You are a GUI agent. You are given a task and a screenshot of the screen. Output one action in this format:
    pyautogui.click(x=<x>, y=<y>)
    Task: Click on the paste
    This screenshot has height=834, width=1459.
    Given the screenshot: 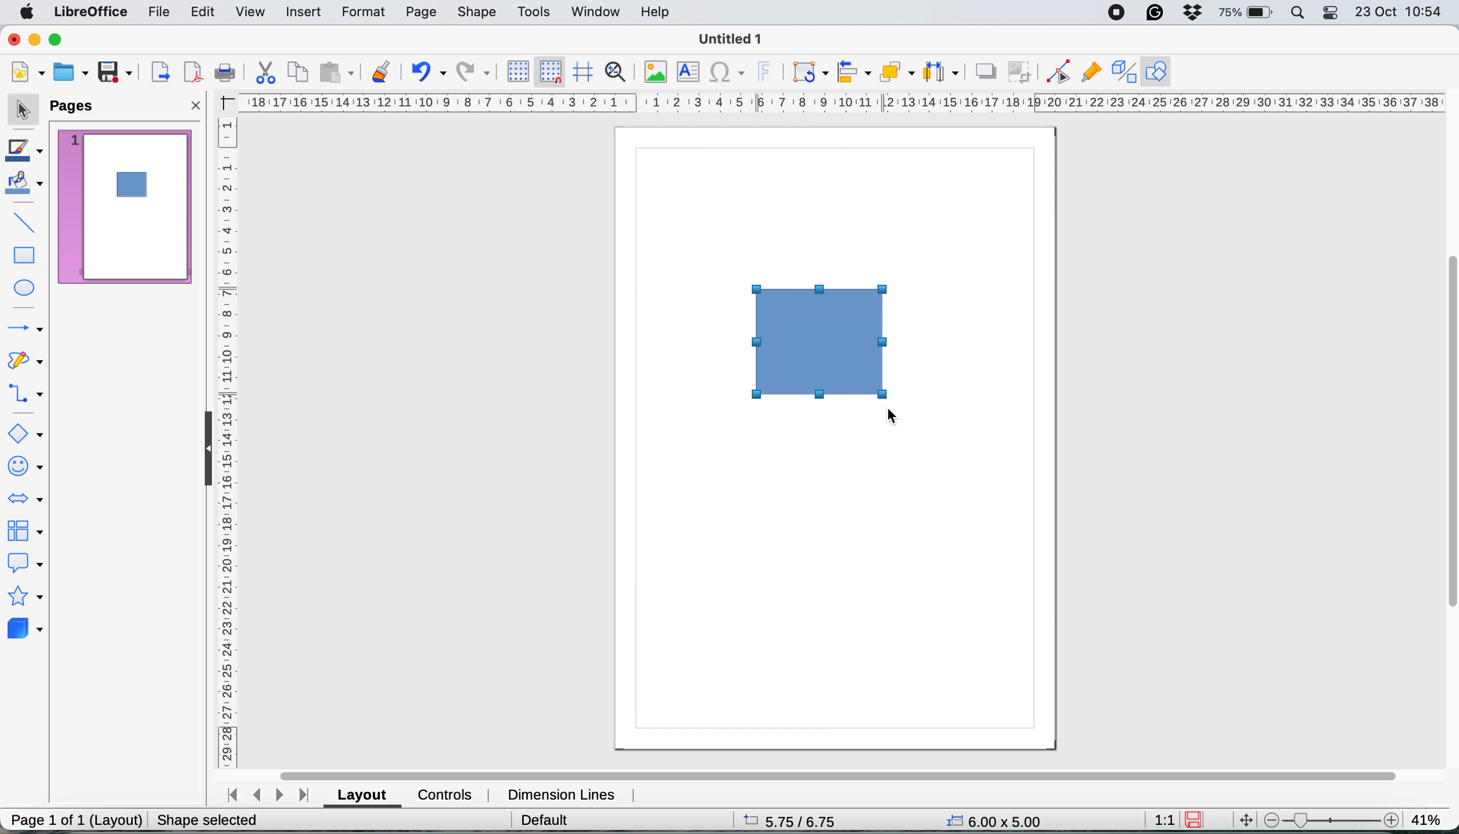 What is the action you would take?
    pyautogui.click(x=339, y=73)
    